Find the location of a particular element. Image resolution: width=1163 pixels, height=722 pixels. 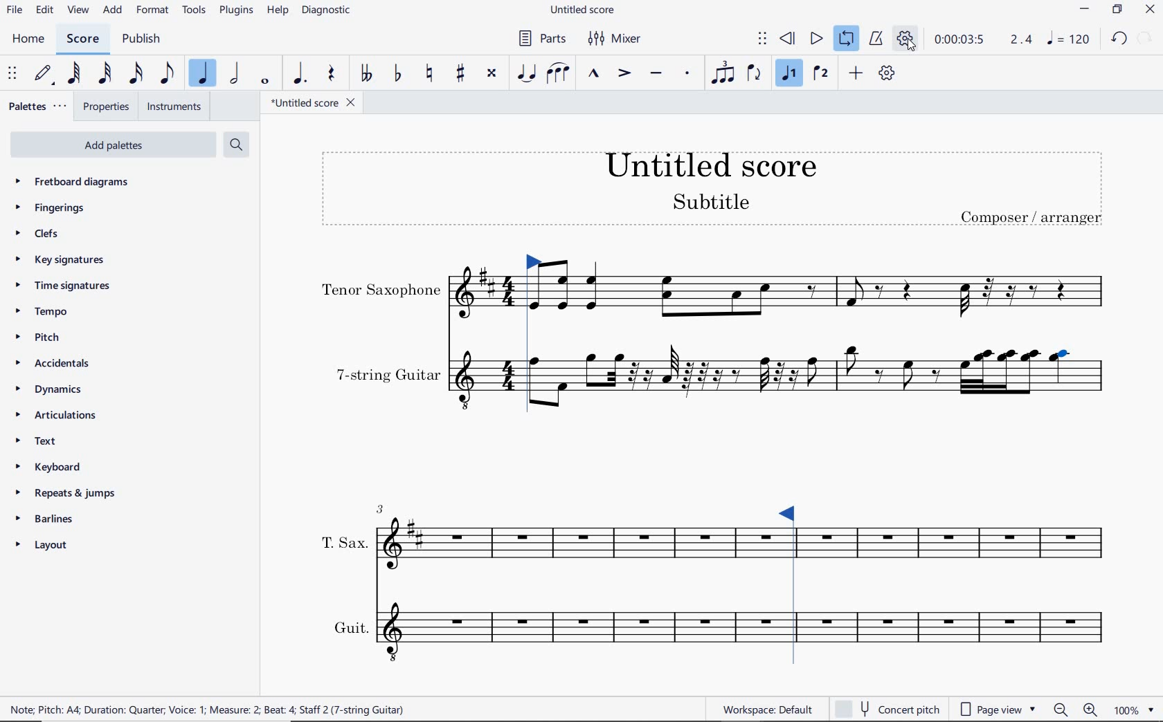

TENUTO is located at coordinates (656, 75).